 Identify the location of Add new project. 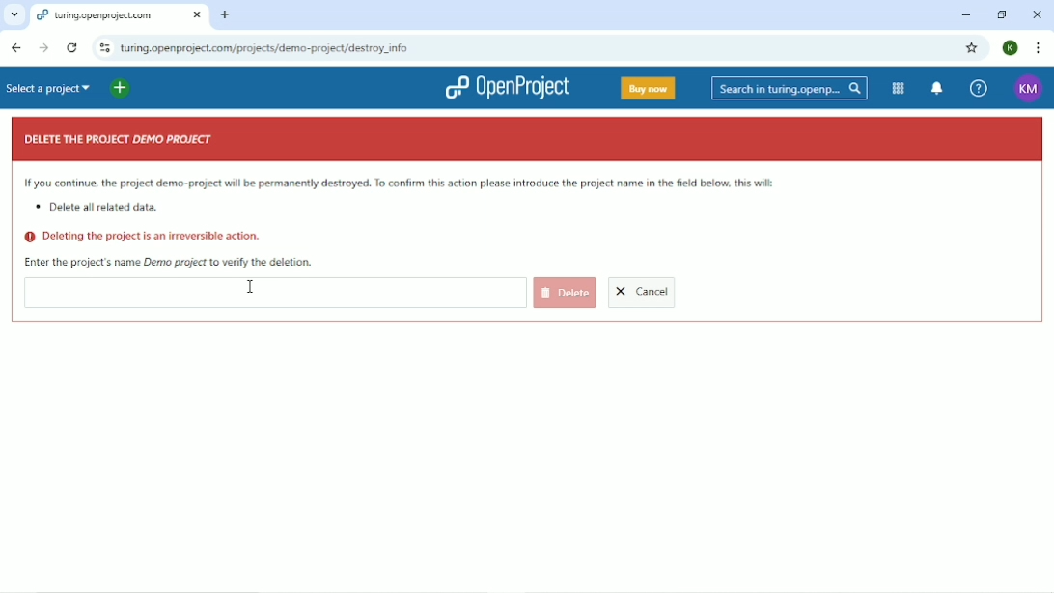
(120, 88).